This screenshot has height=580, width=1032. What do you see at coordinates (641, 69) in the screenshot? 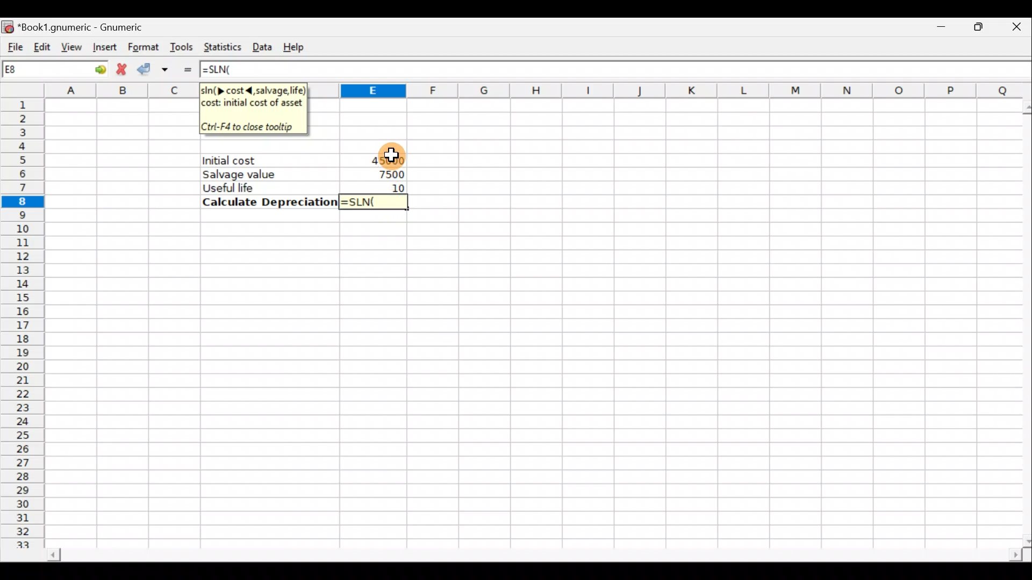
I see `Formula bar` at bounding box center [641, 69].